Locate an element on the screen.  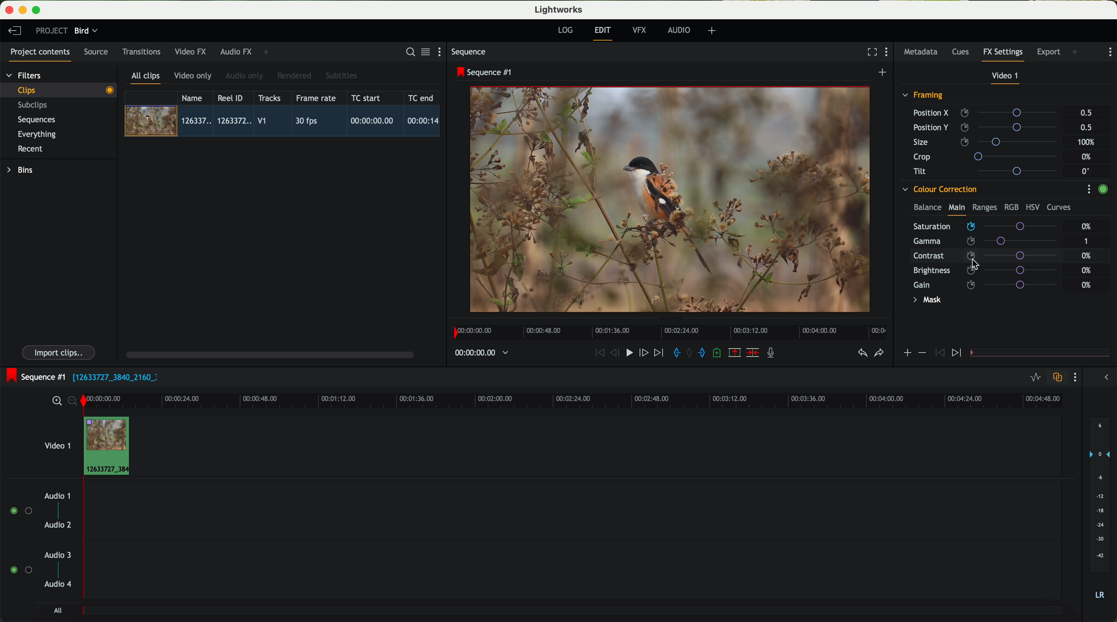
fullscreen is located at coordinates (870, 52).